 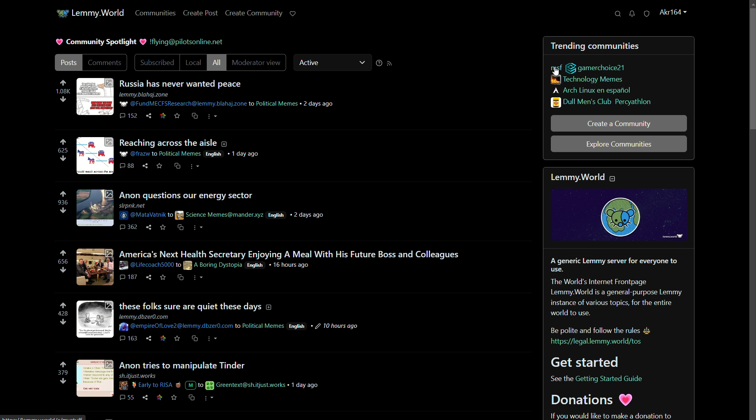 I want to click on more, so click(x=197, y=227).